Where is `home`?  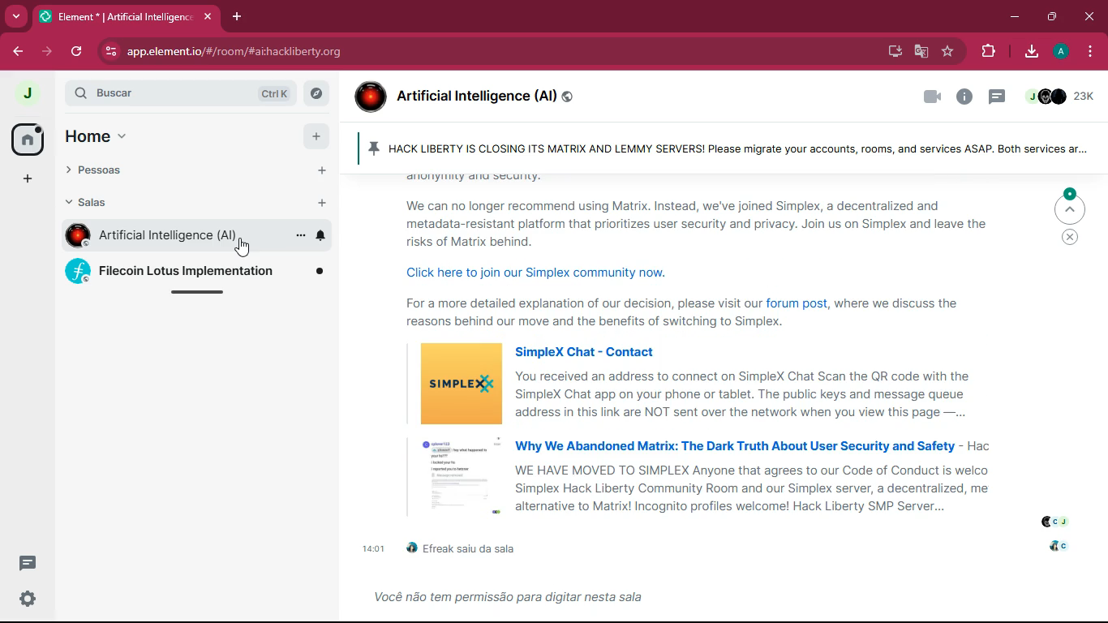 home is located at coordinates (102, 135).